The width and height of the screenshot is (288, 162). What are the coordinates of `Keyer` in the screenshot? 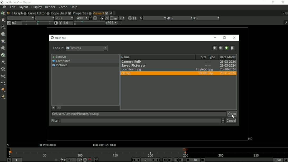 It's located at (3, 55).